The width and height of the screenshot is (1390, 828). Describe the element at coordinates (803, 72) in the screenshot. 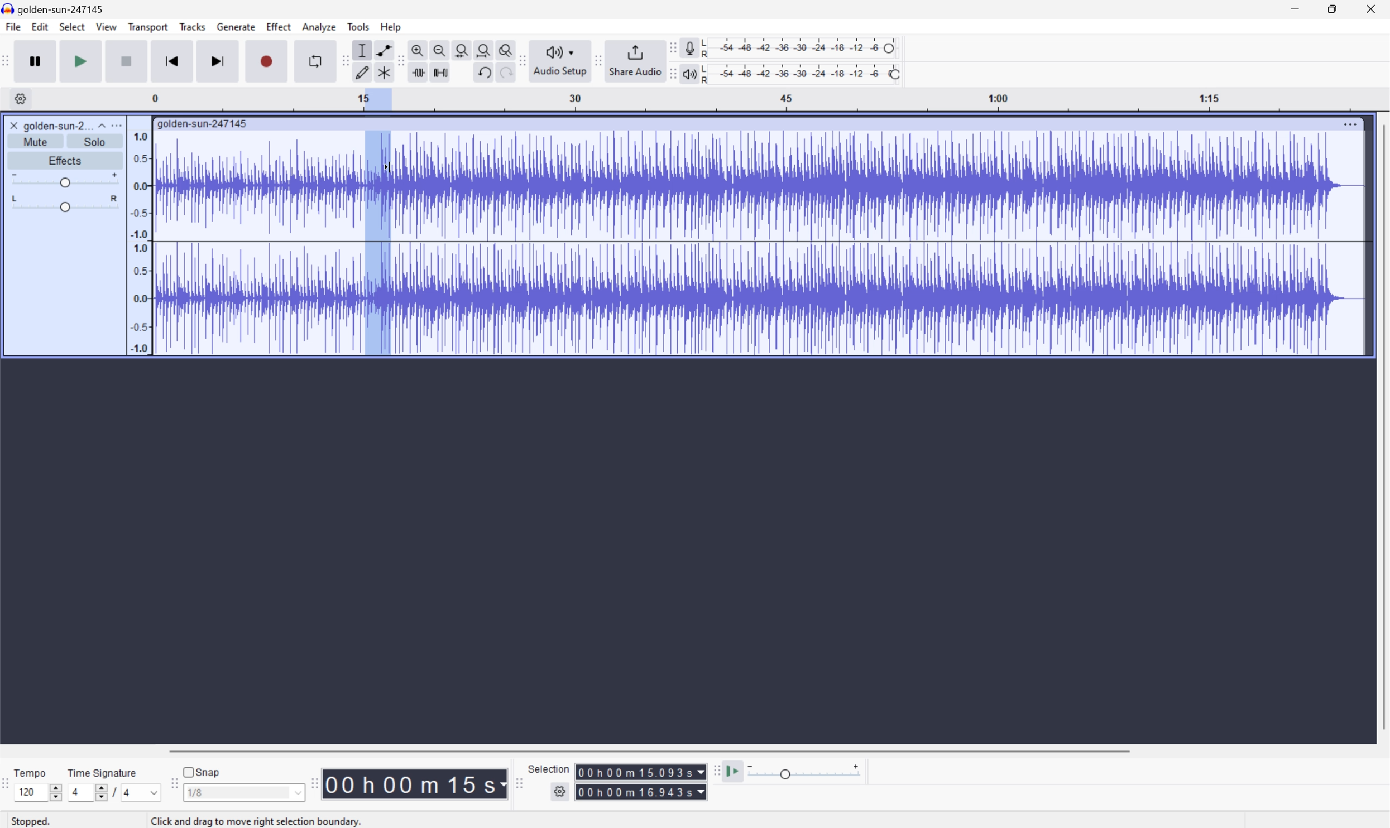

I see `Playback speed: 100%` at that location.